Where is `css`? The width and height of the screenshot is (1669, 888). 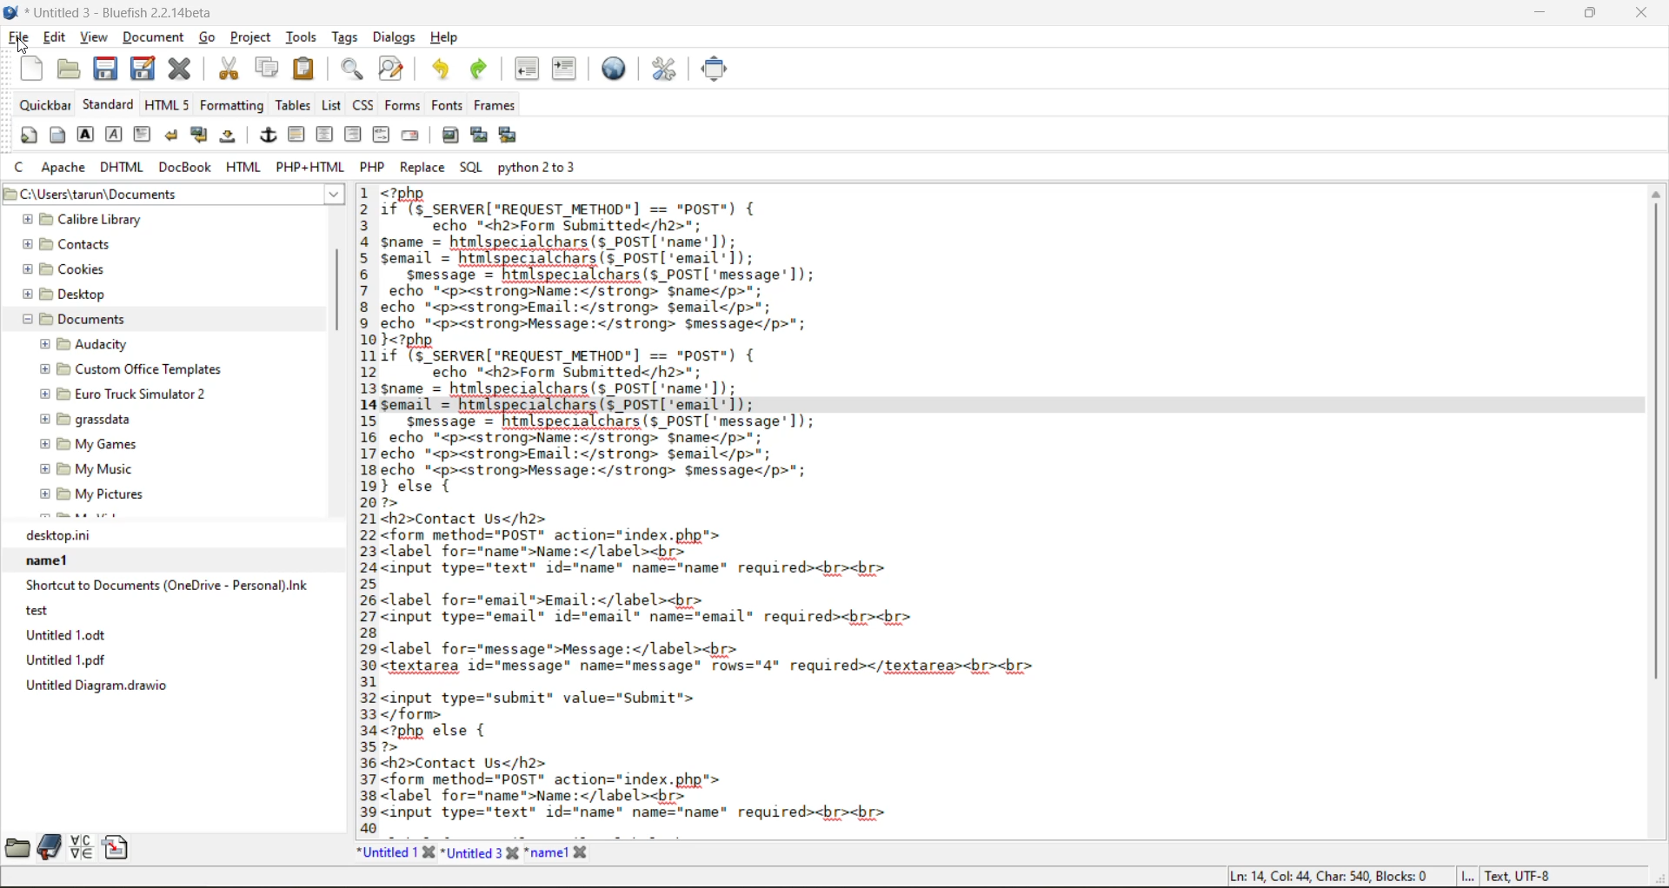 css is located at coordinates (364, 105).